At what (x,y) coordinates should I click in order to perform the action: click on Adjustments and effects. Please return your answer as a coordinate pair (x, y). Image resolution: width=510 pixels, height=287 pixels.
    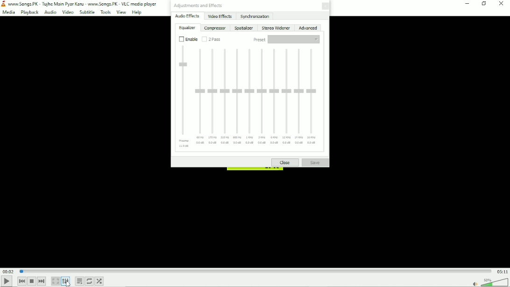
    Looking at the image, I should click on (199, 6).